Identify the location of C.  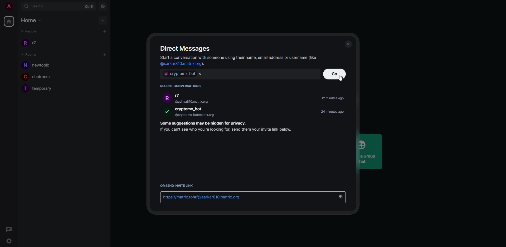
(26, 77).